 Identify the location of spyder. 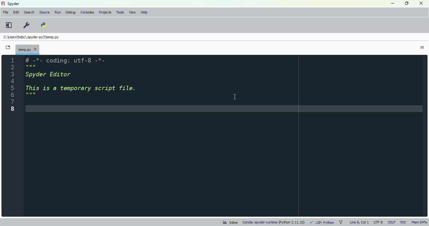
(14, 4).